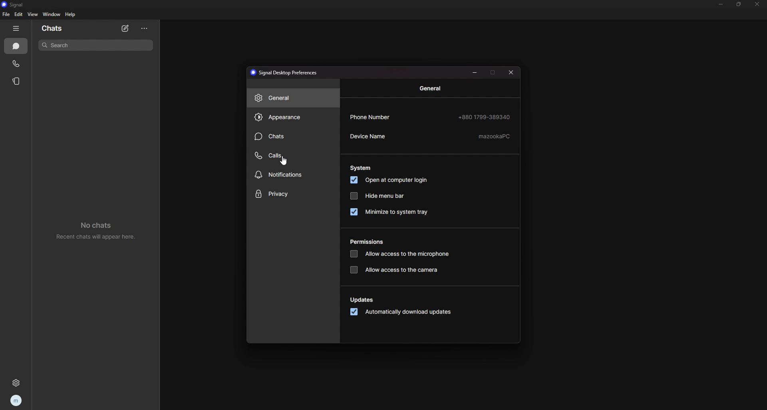 Image resolution: width=767 pixels, height=410 pixels. I want to click on resize, so click(739, 4).